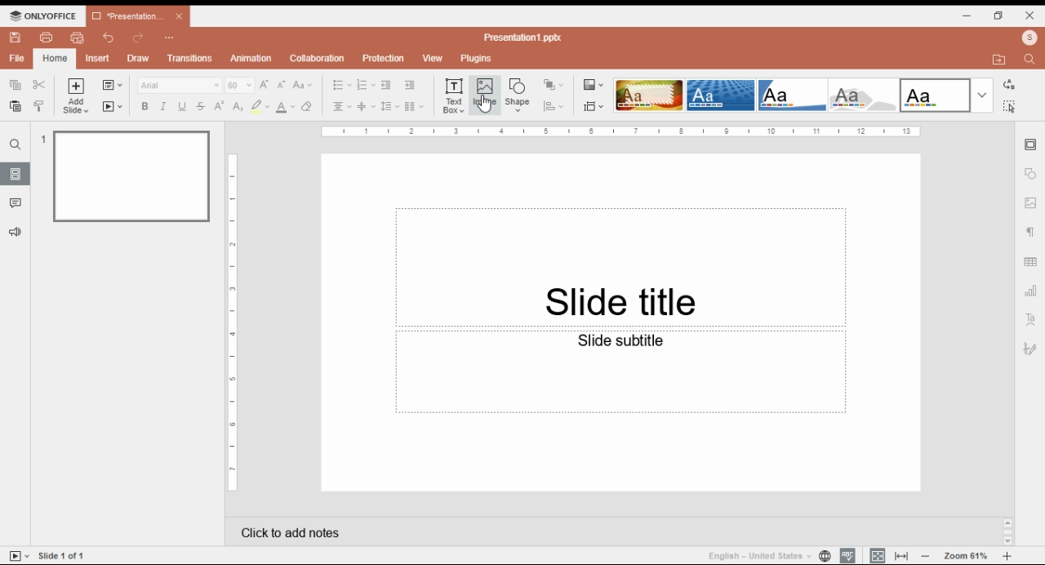 Image resolution: width=1045 pixels, height=565 pixels. What do you see at coordinates (201, 106) in the screenshot?
I see `strikethrough` at bounding box center [201, 106].